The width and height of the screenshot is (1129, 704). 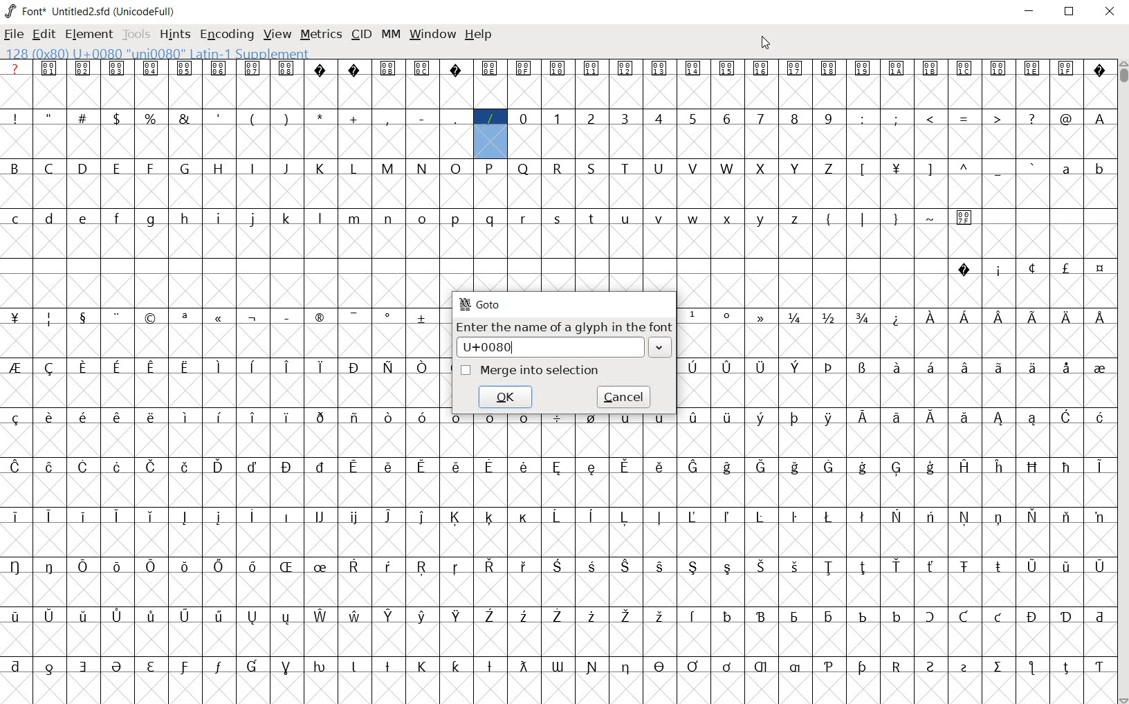 What do you see at coordinates (48, 516) in the screenshot?
I see `glyph` at bounding box center [48, 516].